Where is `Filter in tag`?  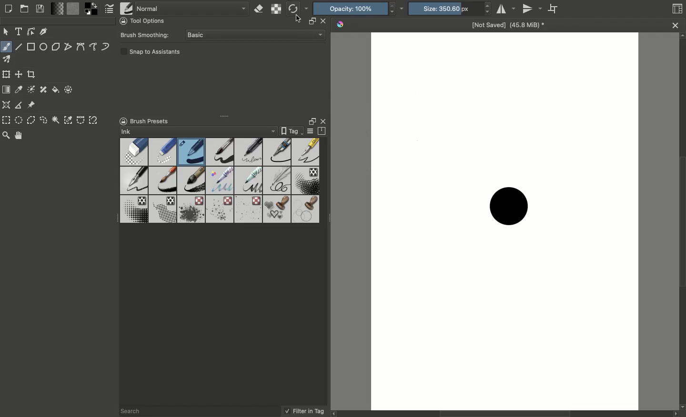 Filter in tag is located at coordinates (304, 411).